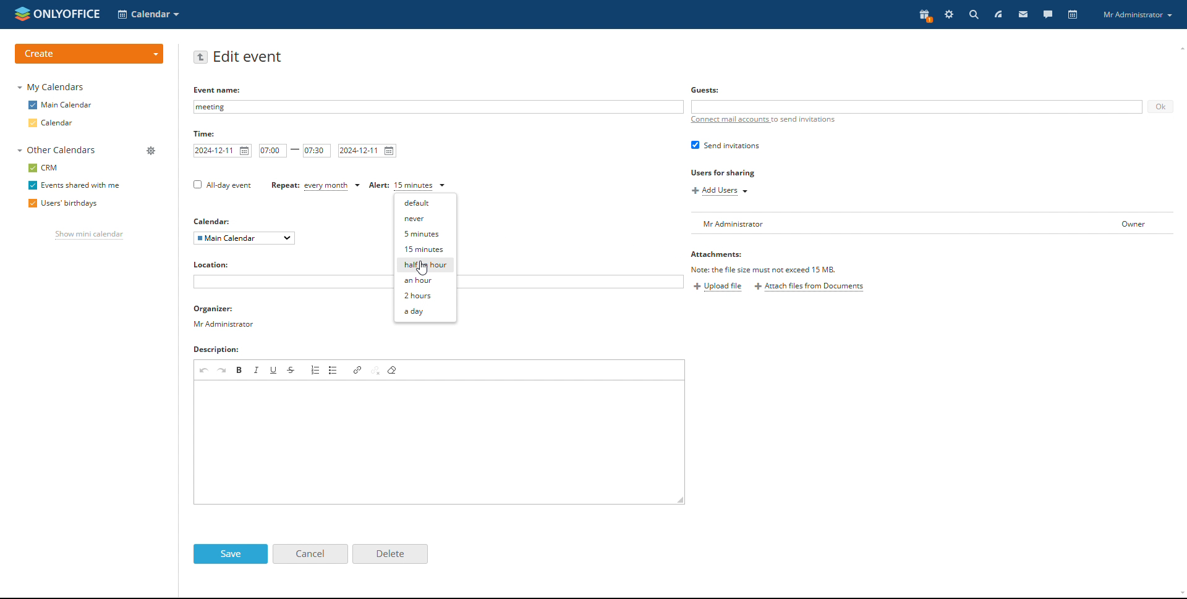 This screenshot has height=599, width=1187. Describe the element at coordinates (250, 57) in the screenshot. I see `edit event` at that location.